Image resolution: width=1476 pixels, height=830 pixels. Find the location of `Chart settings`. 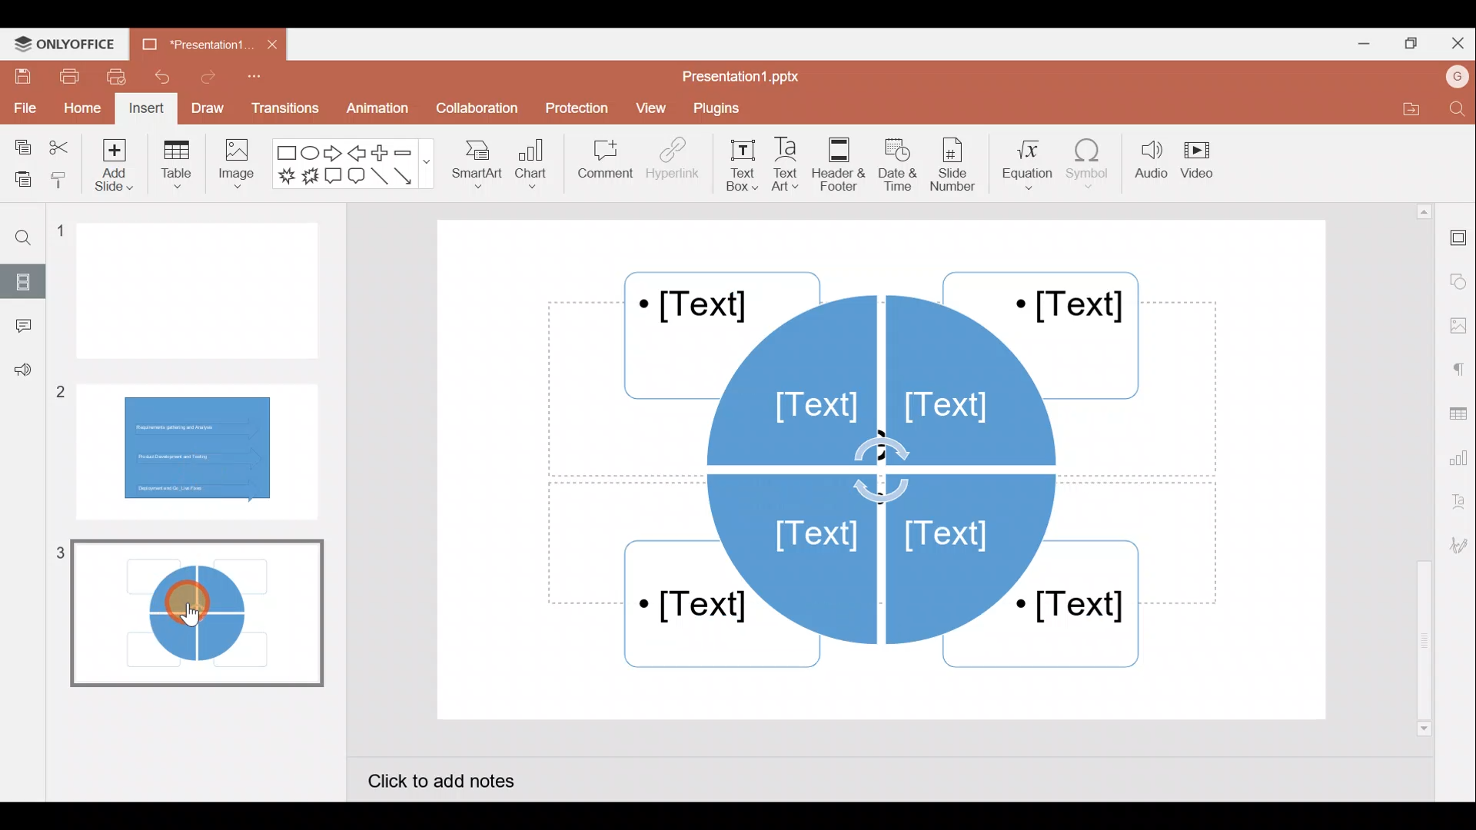

Chart settings is located at coordinates (1461, 460).